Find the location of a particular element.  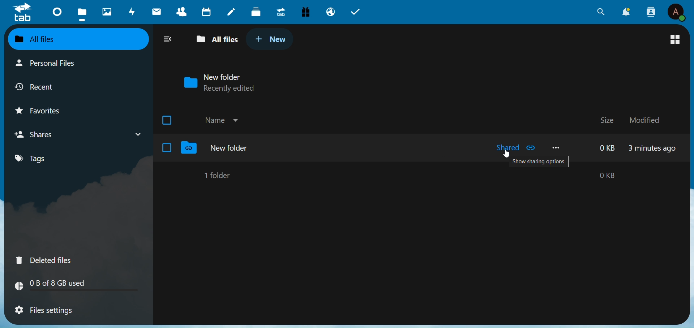

Free Trial is located at coordinates (305, 11).